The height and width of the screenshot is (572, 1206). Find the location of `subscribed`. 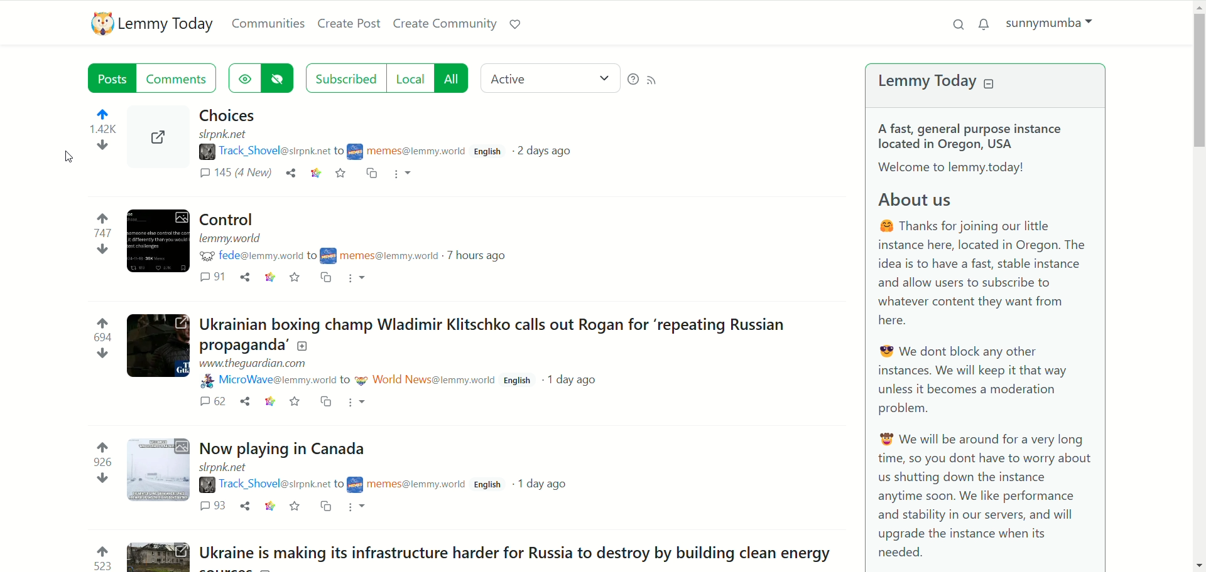

subscribed is located at coordinates (344, 78).